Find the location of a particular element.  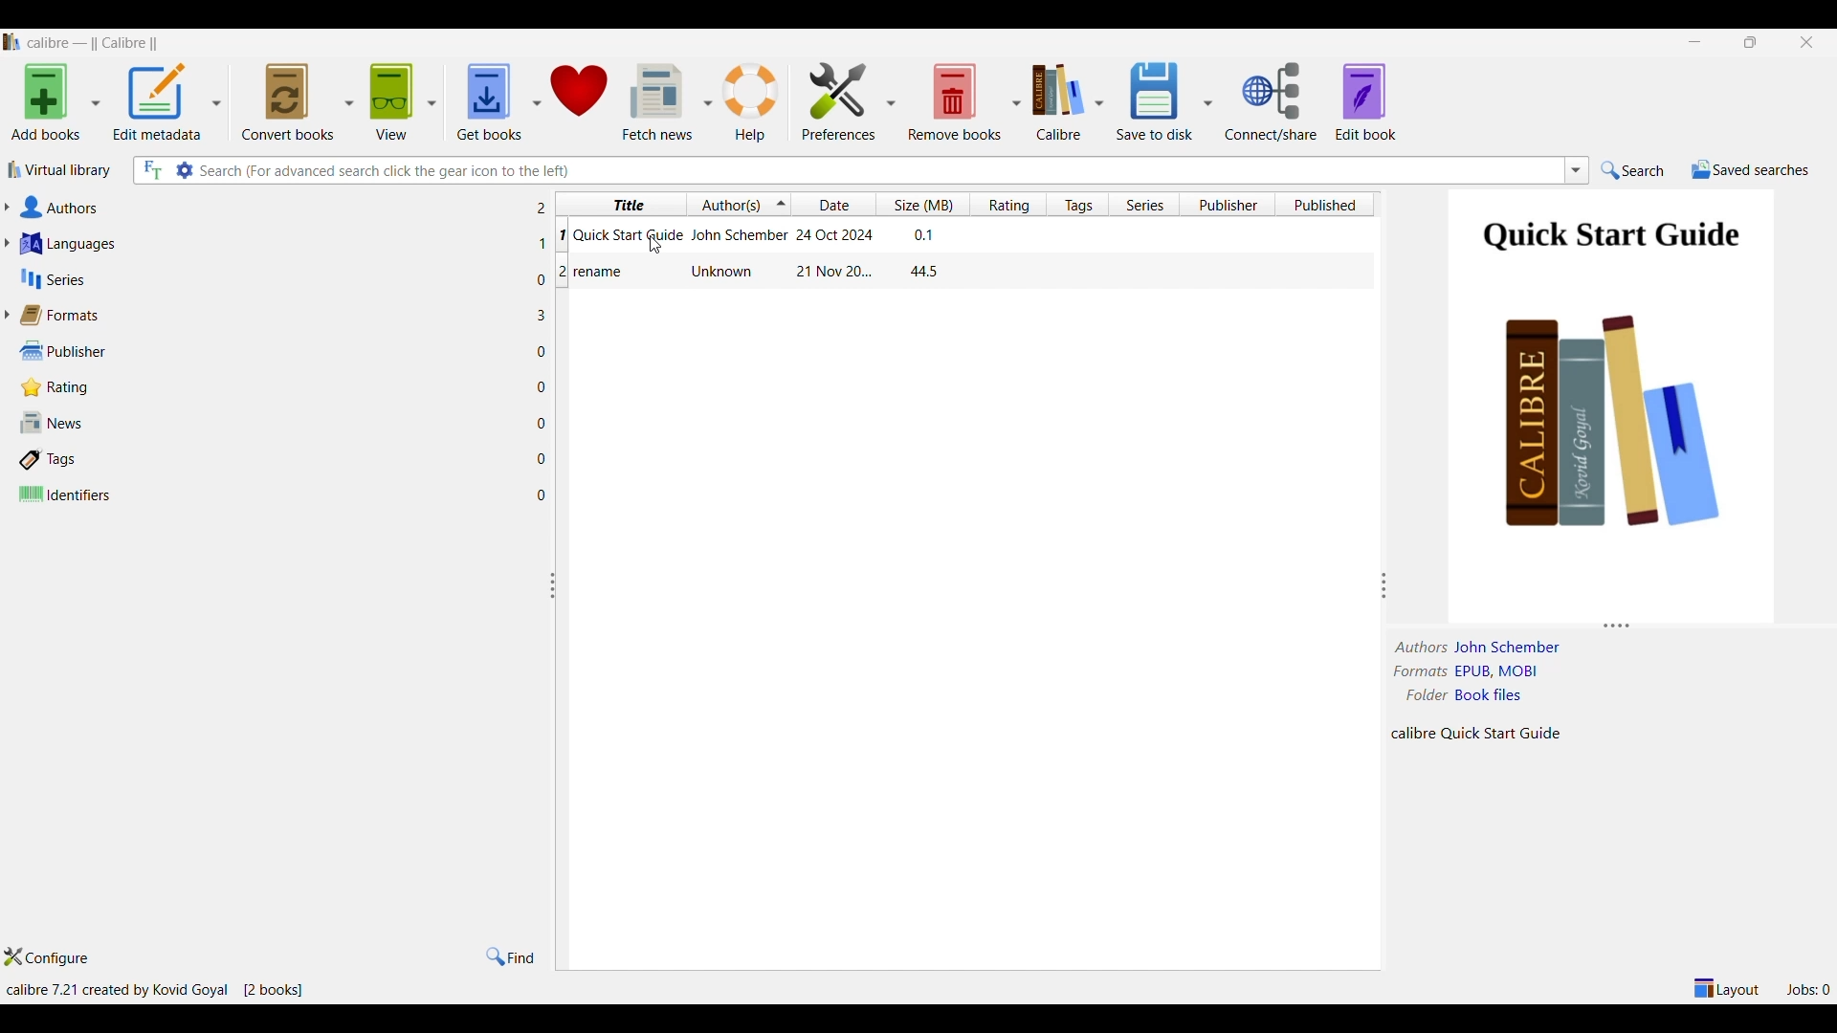

Formats is located at coordinates (270, 316).